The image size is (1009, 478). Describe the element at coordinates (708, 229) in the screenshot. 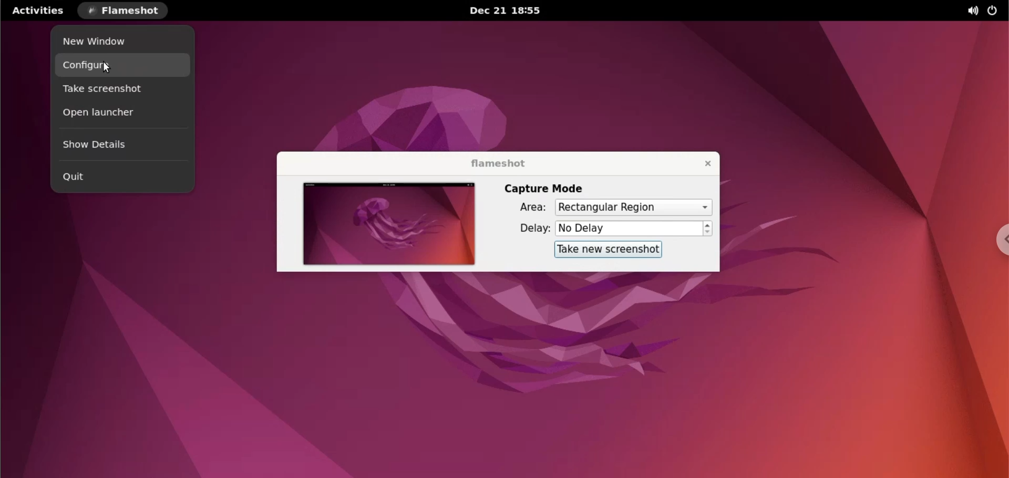

I see `increment or decrement delay` at that location.